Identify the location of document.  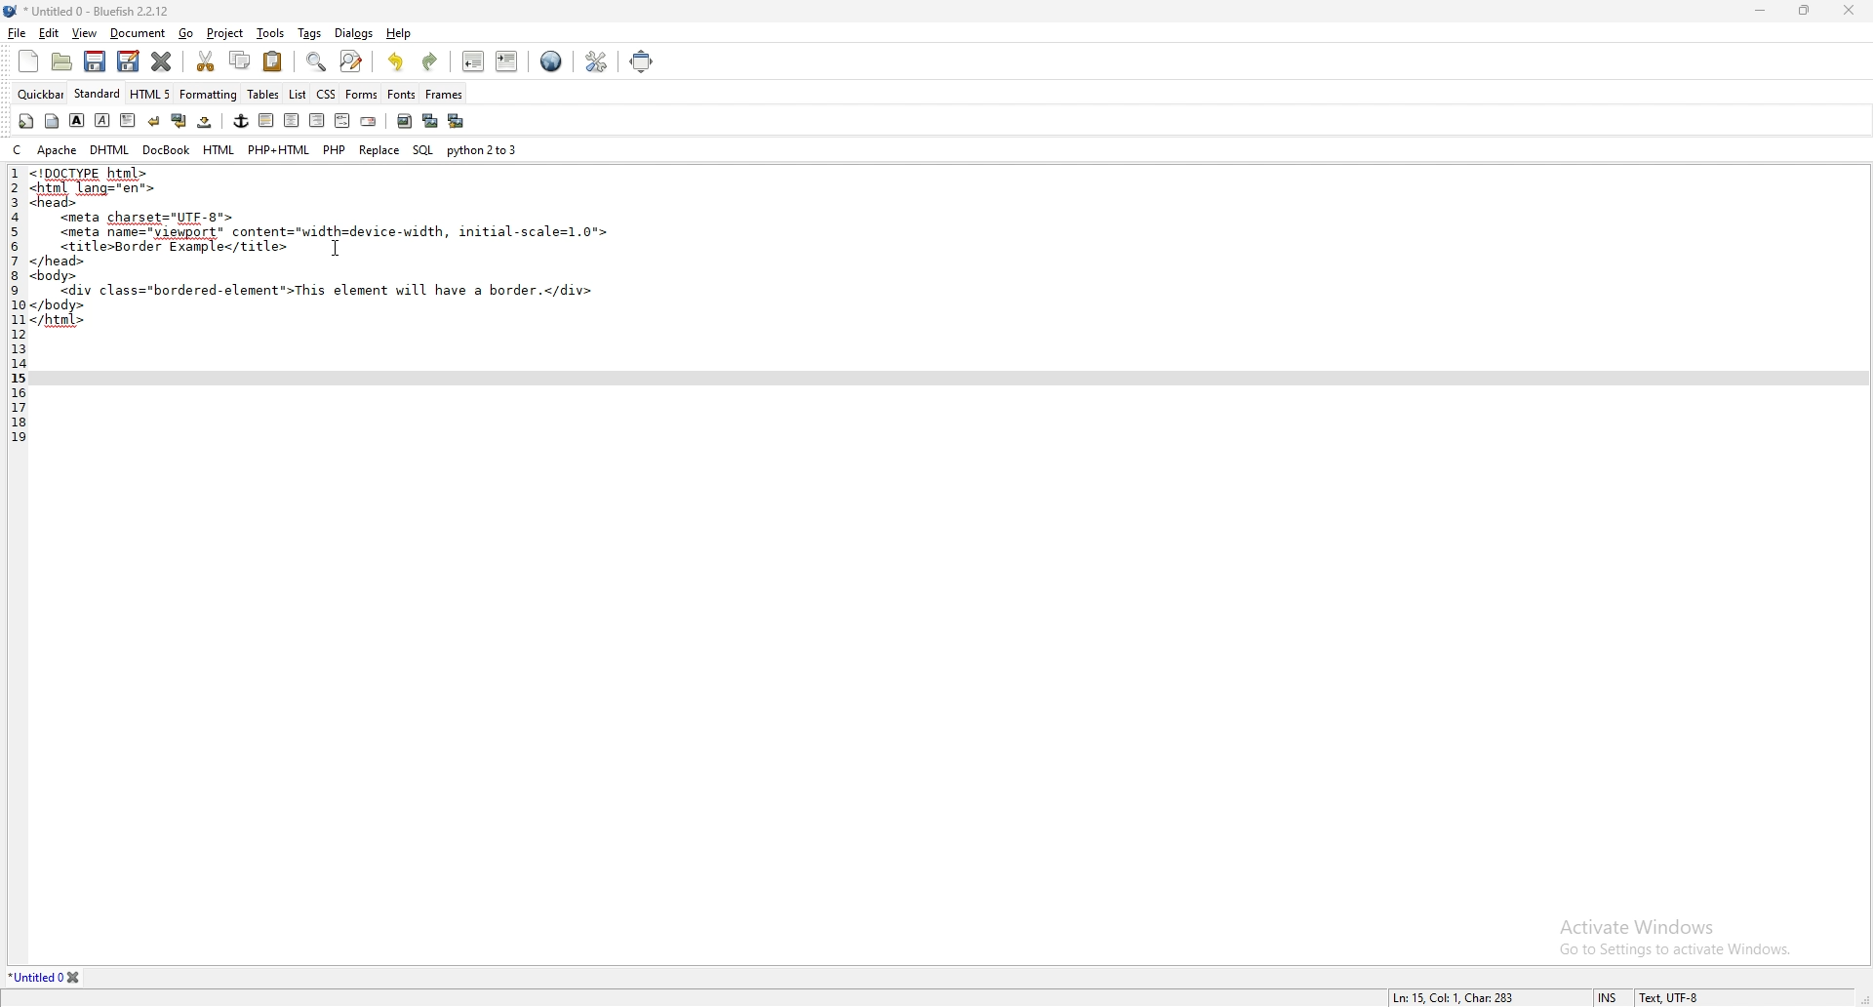
(138, 34).